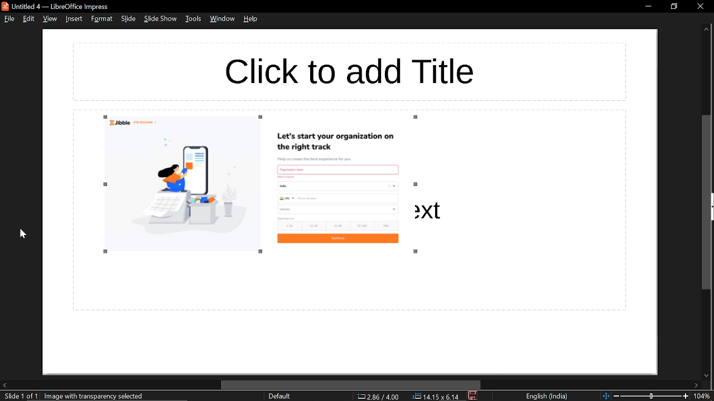 This screenshot has width=714, height=401. I want to click on current zoom, so click(704, 397).